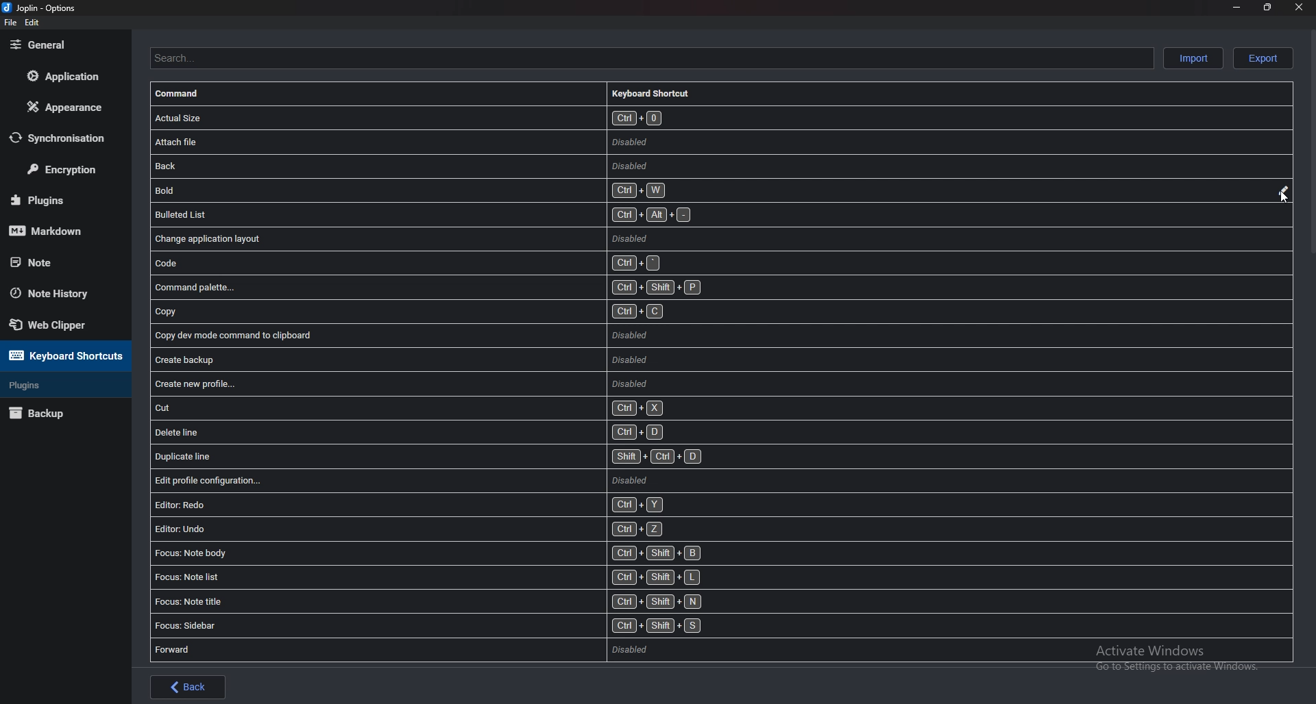 This screenshot has width=1316, height=704. I want to click on Cursor, so click(1286, 198).